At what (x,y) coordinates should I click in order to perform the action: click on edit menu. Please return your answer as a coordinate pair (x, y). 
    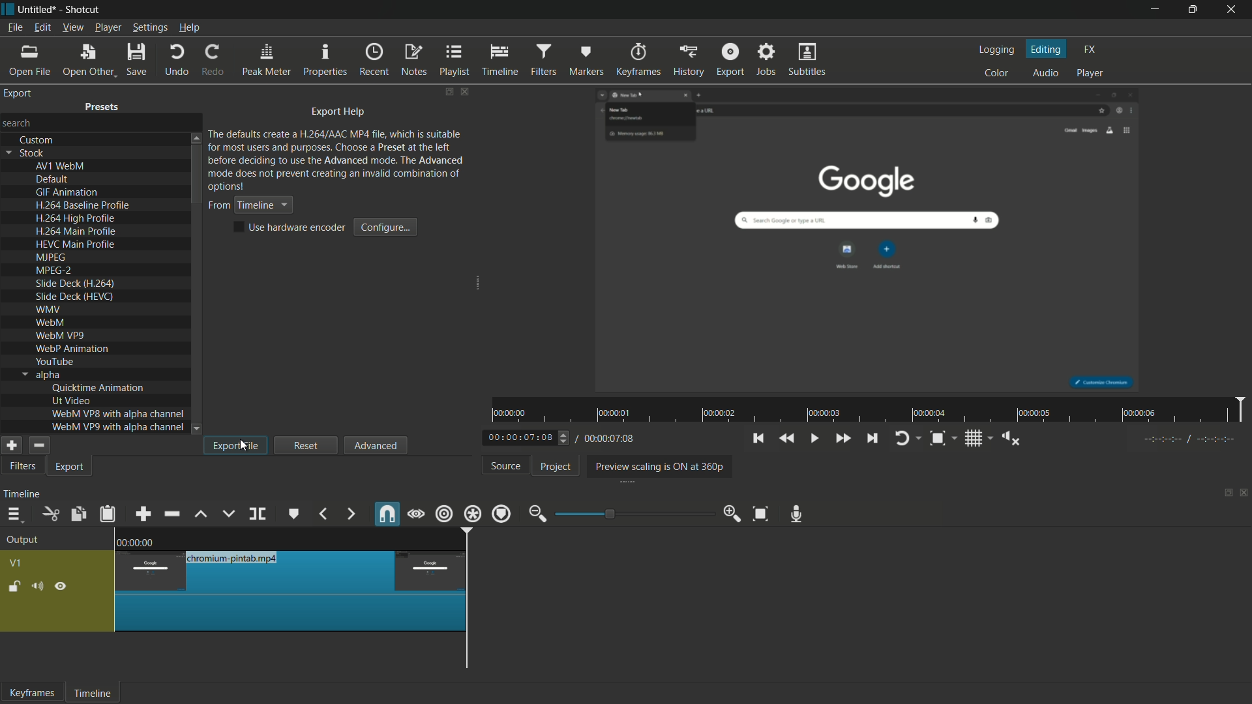
    Looking at the image, I should click on (41, 27).